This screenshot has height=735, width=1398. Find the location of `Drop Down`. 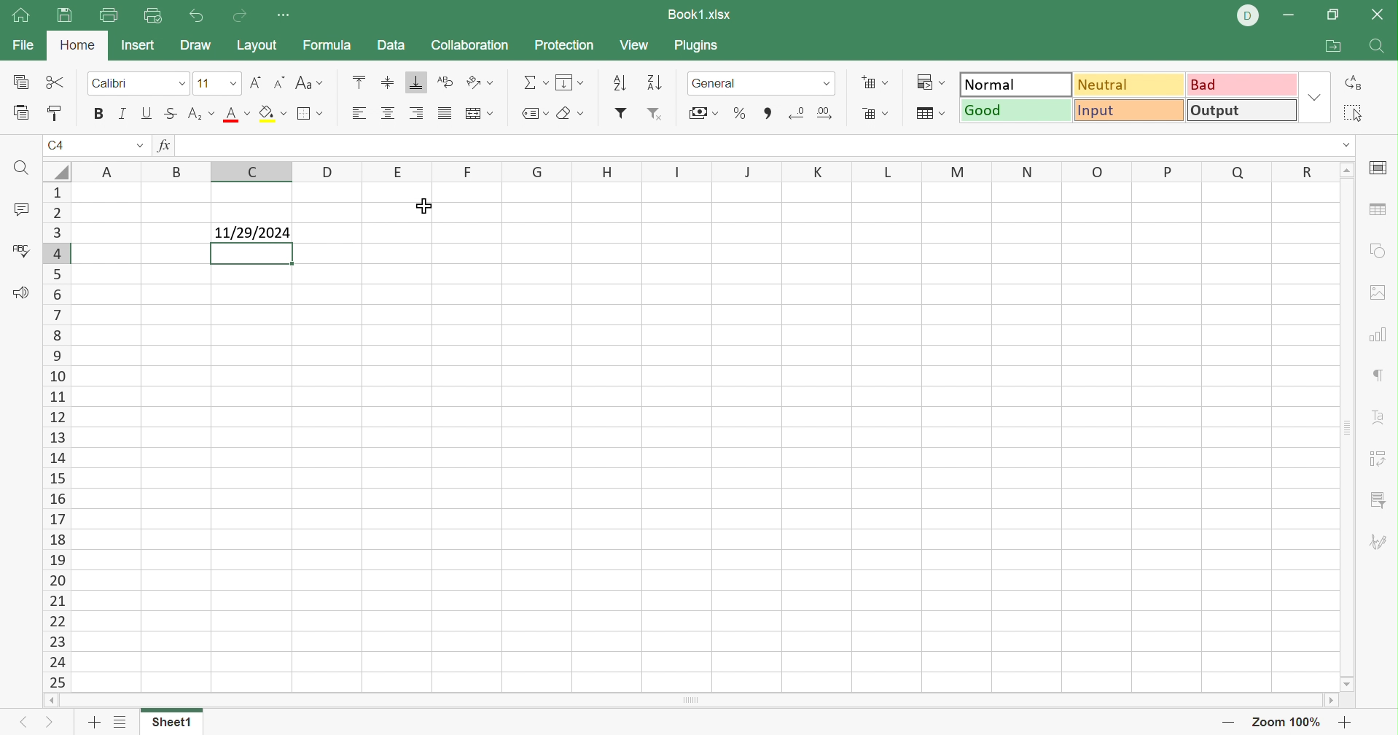

Drop Down is located at coordinates (138, 144).